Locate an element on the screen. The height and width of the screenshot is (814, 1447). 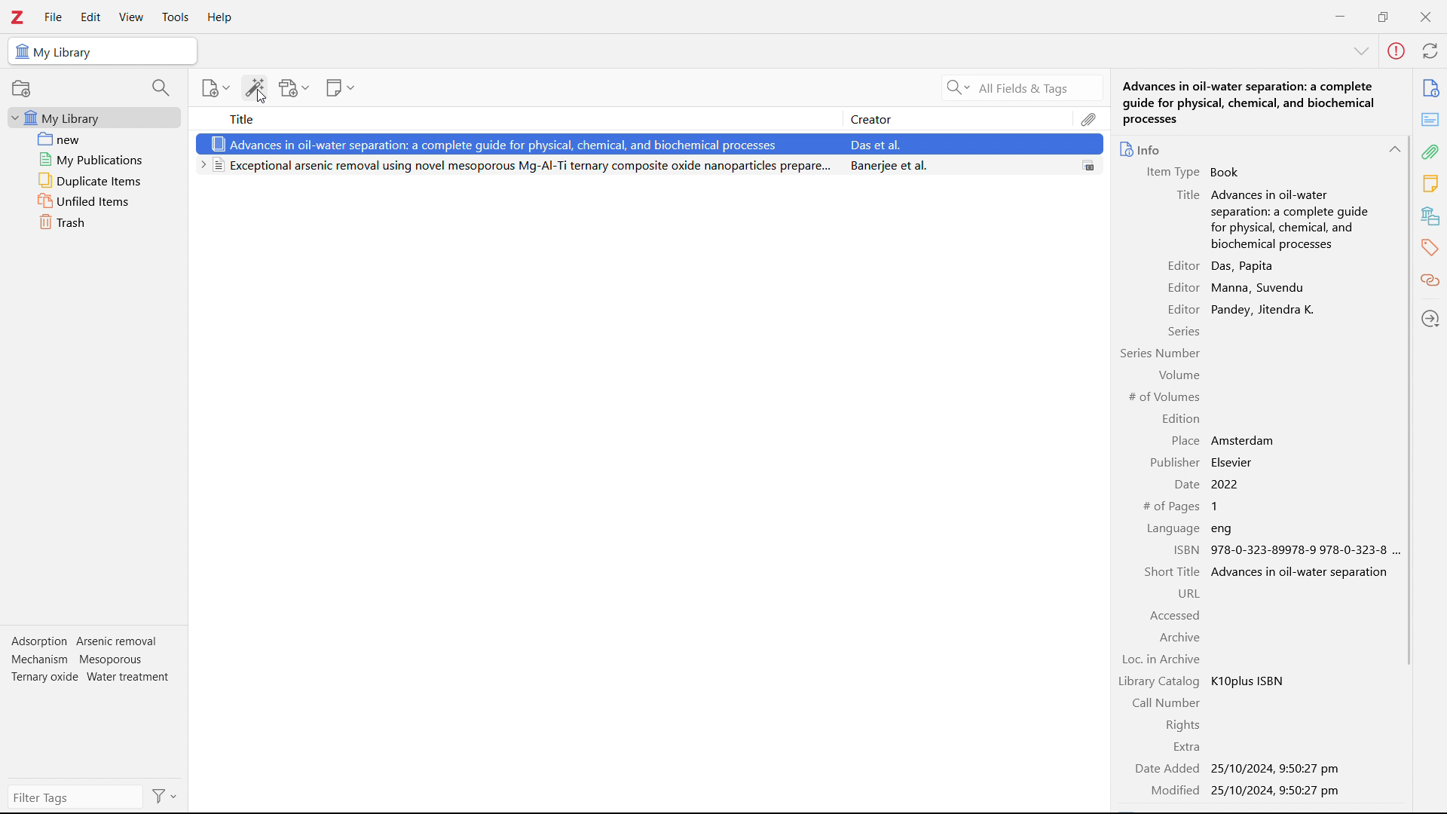
banerjee et. al is located at coordinates (953, 165).